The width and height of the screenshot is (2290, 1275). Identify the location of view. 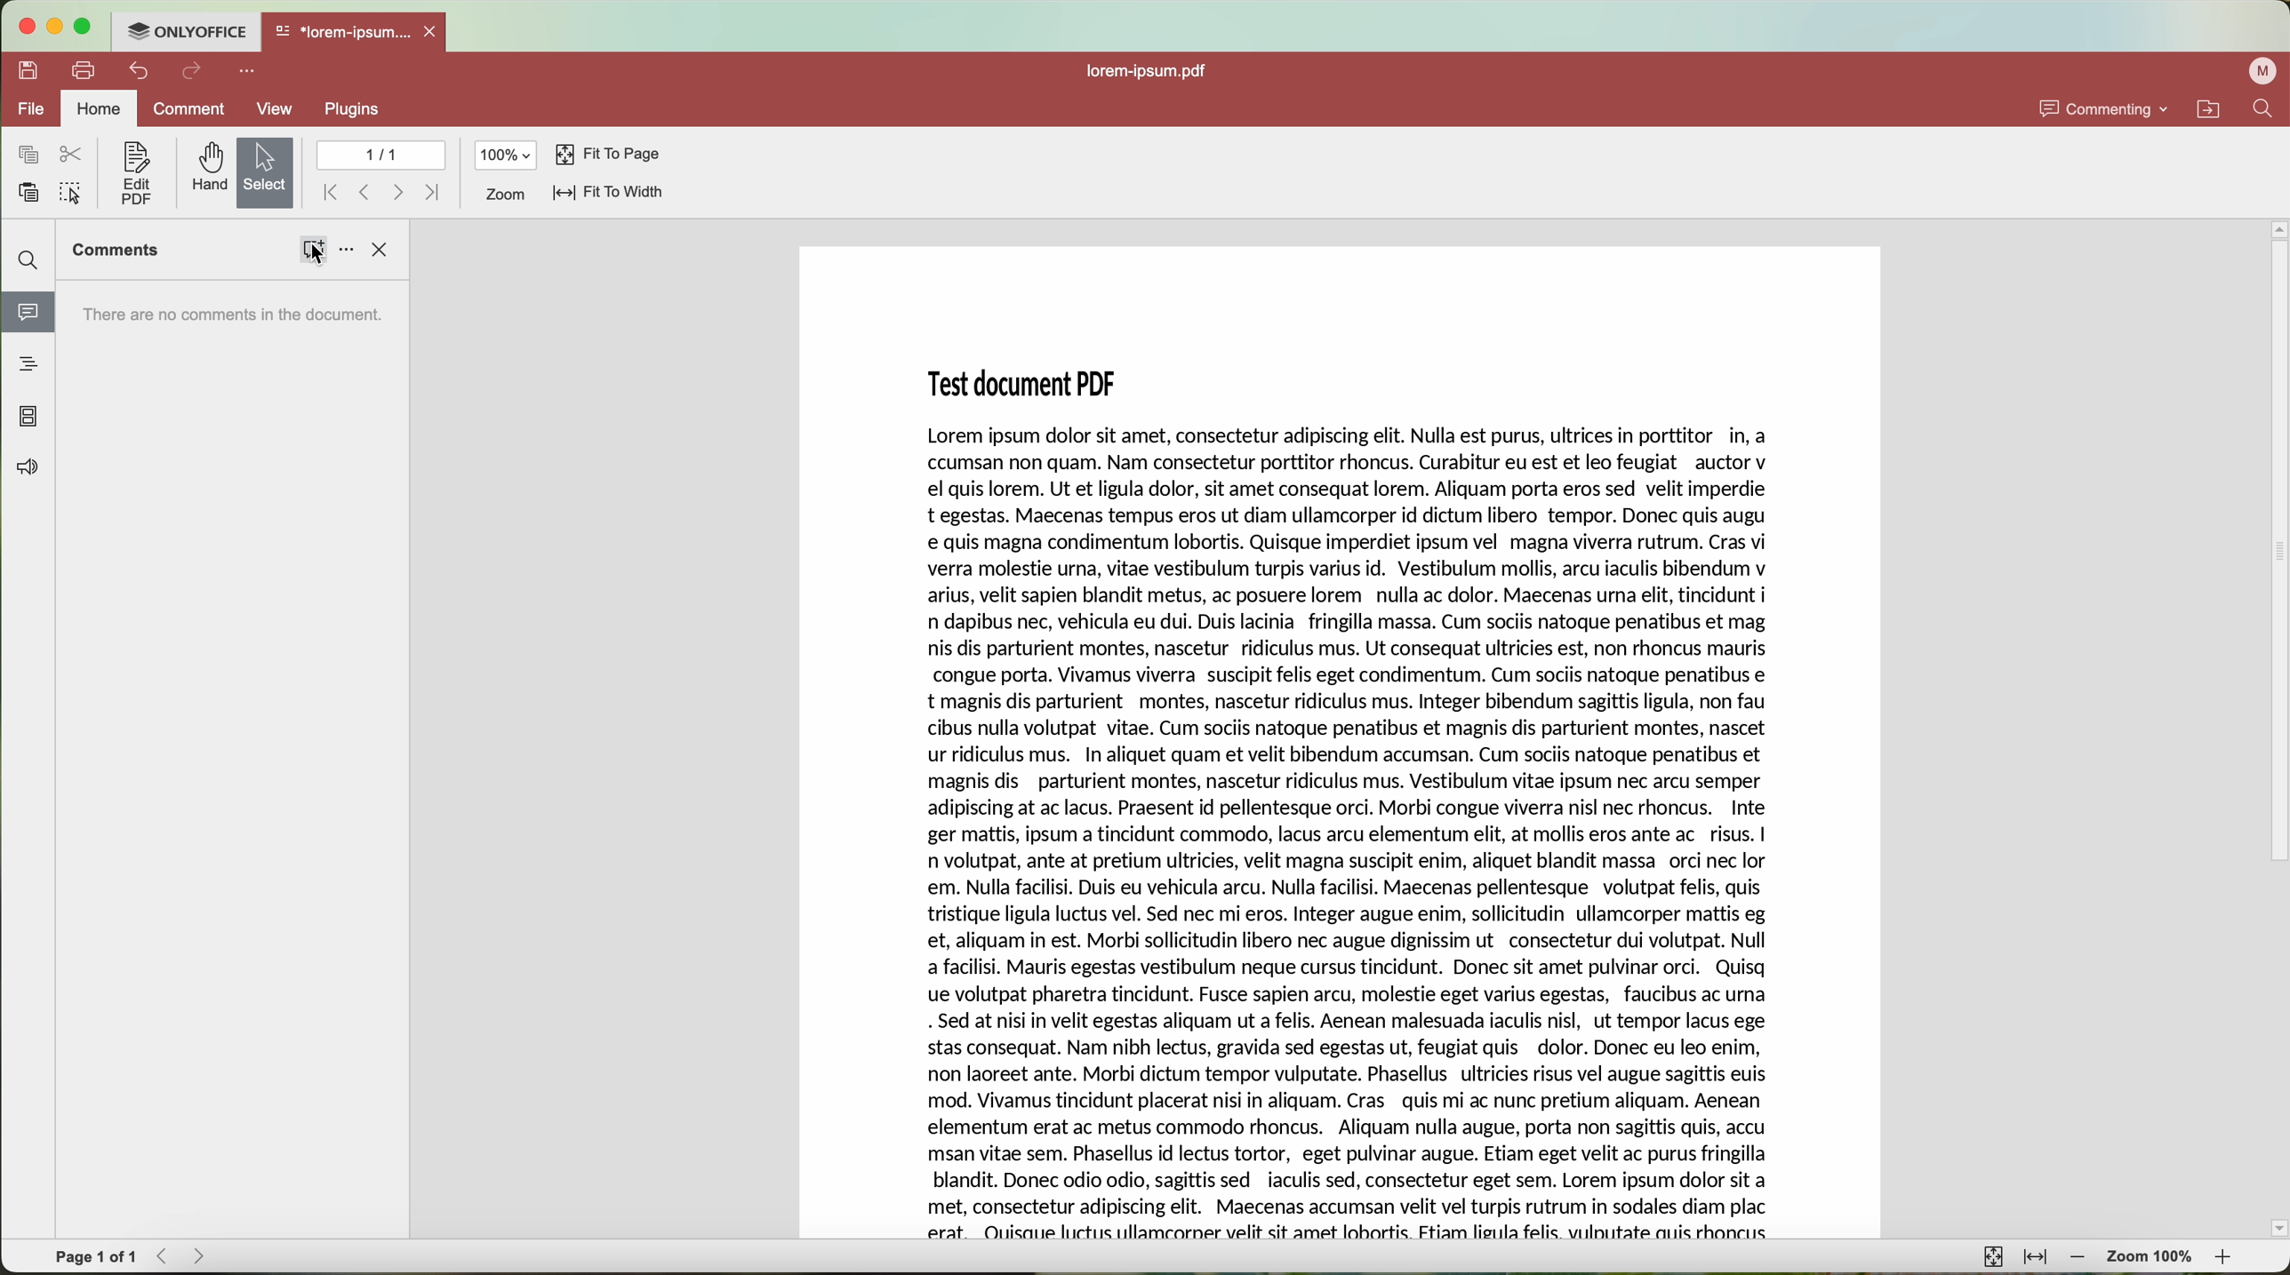
(277, 108).